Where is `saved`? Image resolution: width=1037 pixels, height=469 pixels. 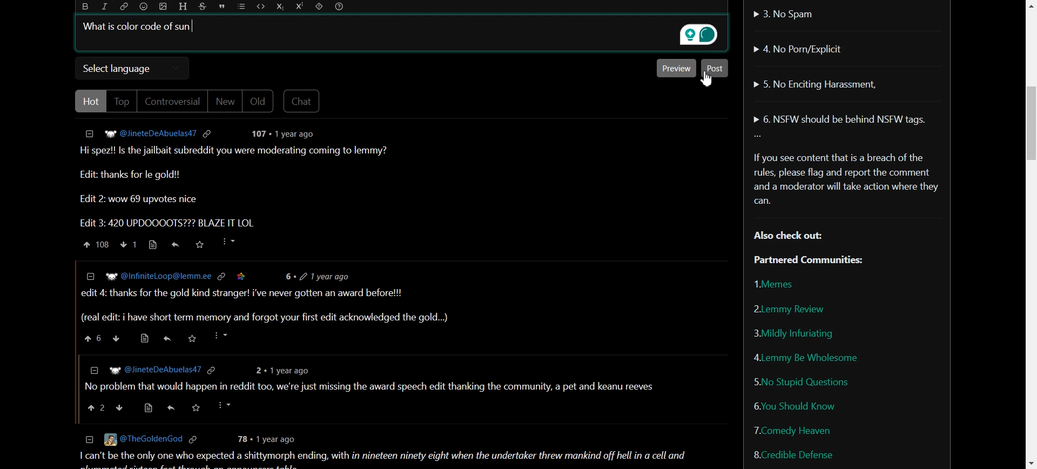
saved is located at coordinates (197, 407).